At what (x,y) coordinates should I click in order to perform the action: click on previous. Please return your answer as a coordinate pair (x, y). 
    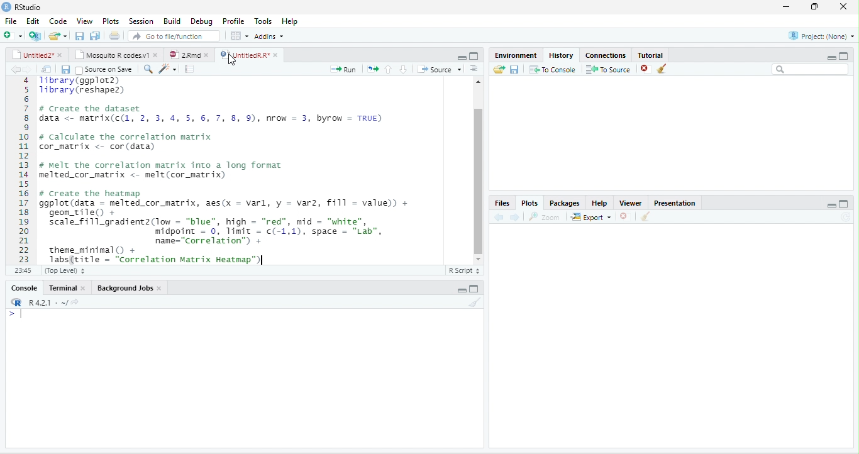
    Looking at the image, I should click on (387, 68).